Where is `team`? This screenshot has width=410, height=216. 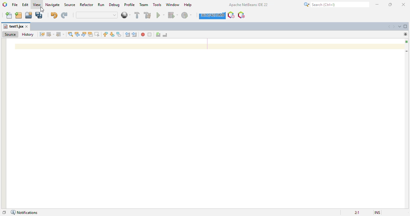 team is located at coordinates (144, 4).